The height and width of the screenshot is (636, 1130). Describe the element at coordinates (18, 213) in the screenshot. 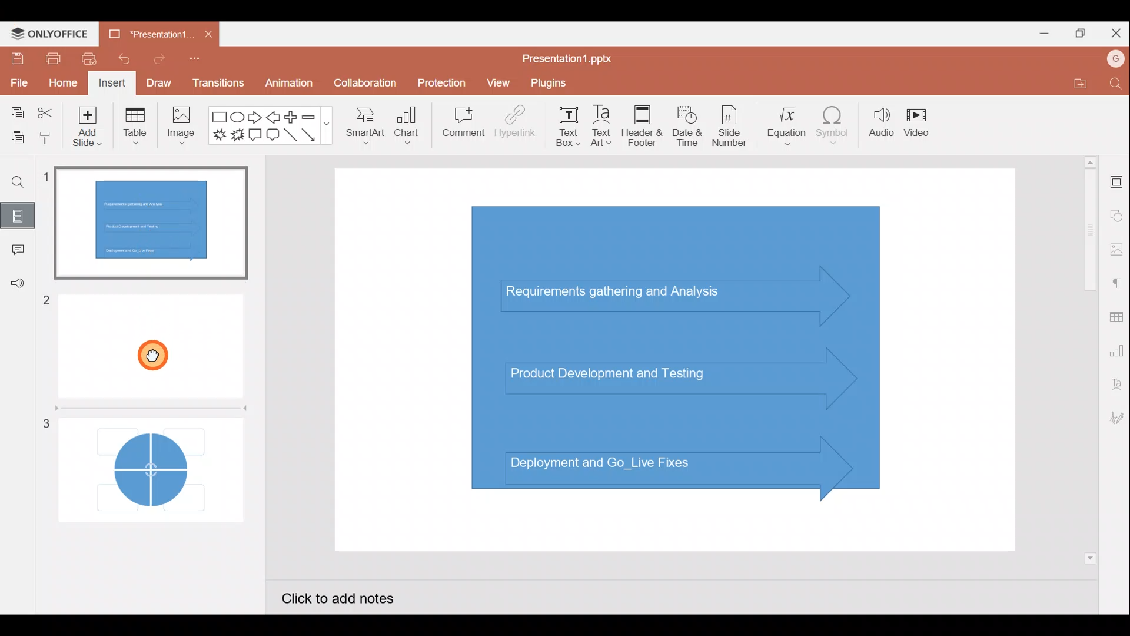

I see `Slides` at that location.